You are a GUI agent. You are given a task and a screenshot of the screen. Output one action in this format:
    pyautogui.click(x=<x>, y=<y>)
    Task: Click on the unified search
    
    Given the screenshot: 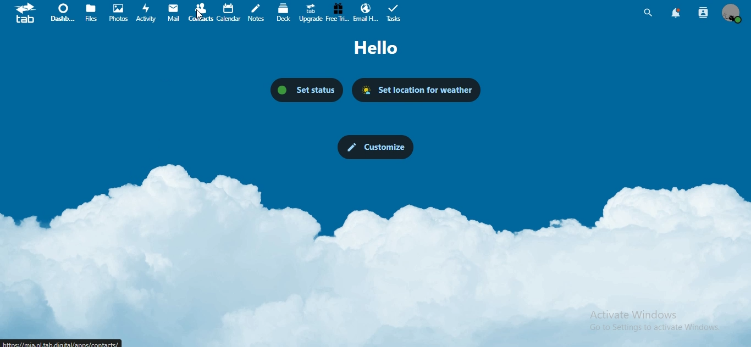 What is the action you would take?
    pyautogui.click(x=648, y=14)
    